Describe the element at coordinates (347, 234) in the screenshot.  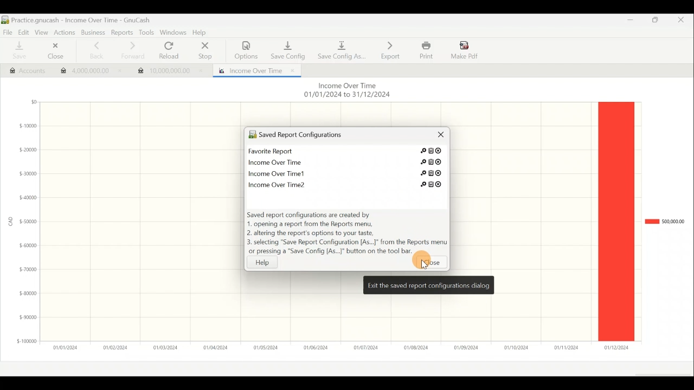
I see `Ways saved report configurations are created` at that location.